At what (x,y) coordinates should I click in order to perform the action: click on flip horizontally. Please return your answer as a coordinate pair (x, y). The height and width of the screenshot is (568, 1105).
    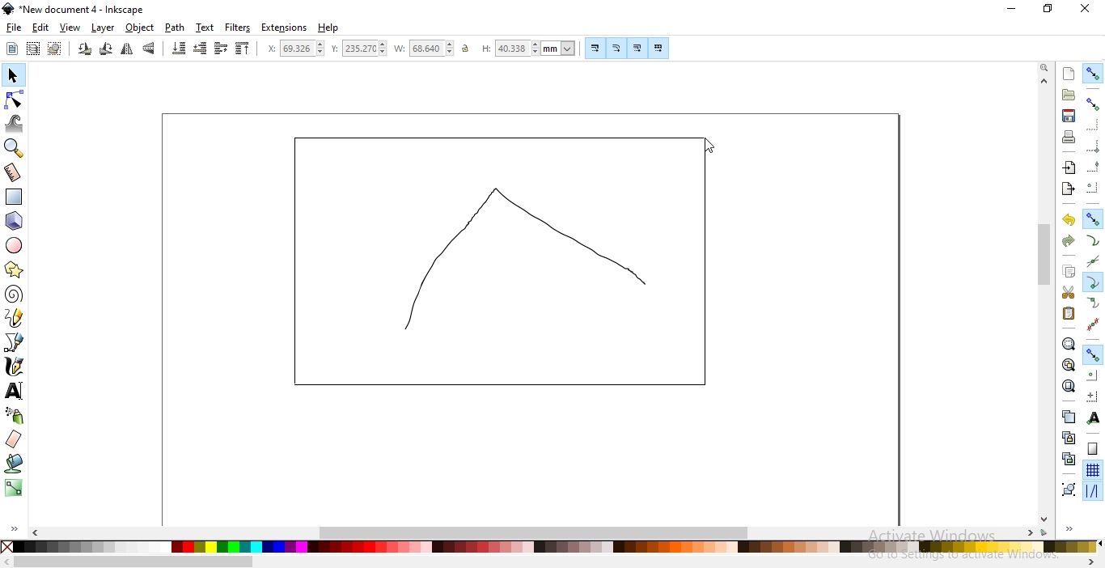
    Looking at the image, I should click on (126, 50).